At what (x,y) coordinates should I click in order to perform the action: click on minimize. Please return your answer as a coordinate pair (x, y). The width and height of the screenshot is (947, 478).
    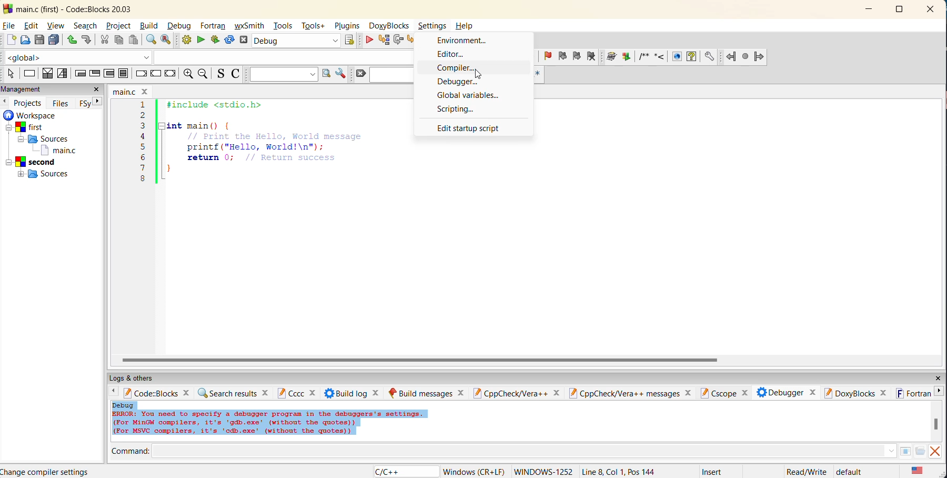
    Looking at the image, I should click on (870, 11).